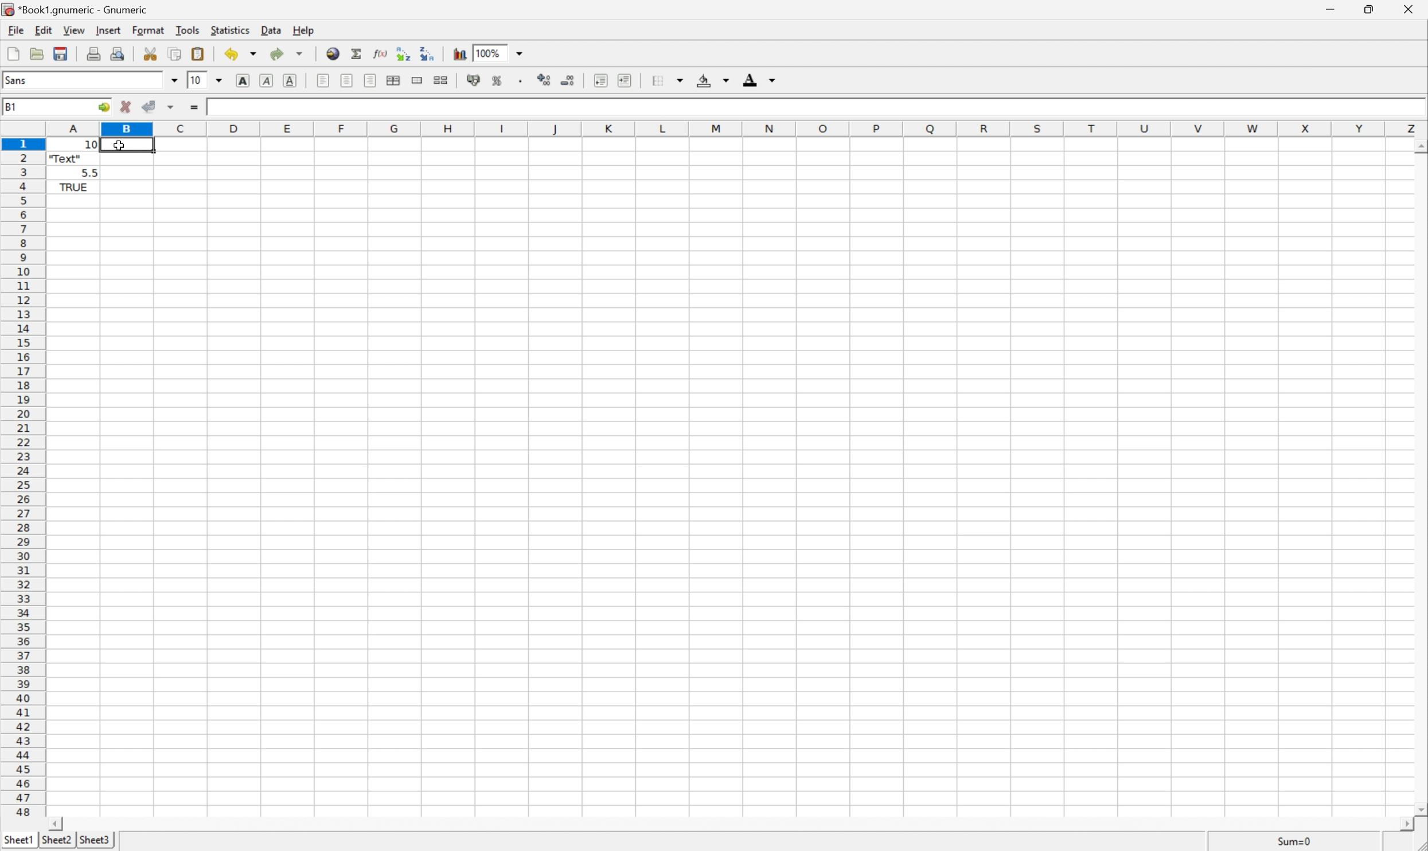  What do you see at coordinates (472, 80) in the screenshot?
I see `Format selection as accounting` at bounding box center [472, 80].